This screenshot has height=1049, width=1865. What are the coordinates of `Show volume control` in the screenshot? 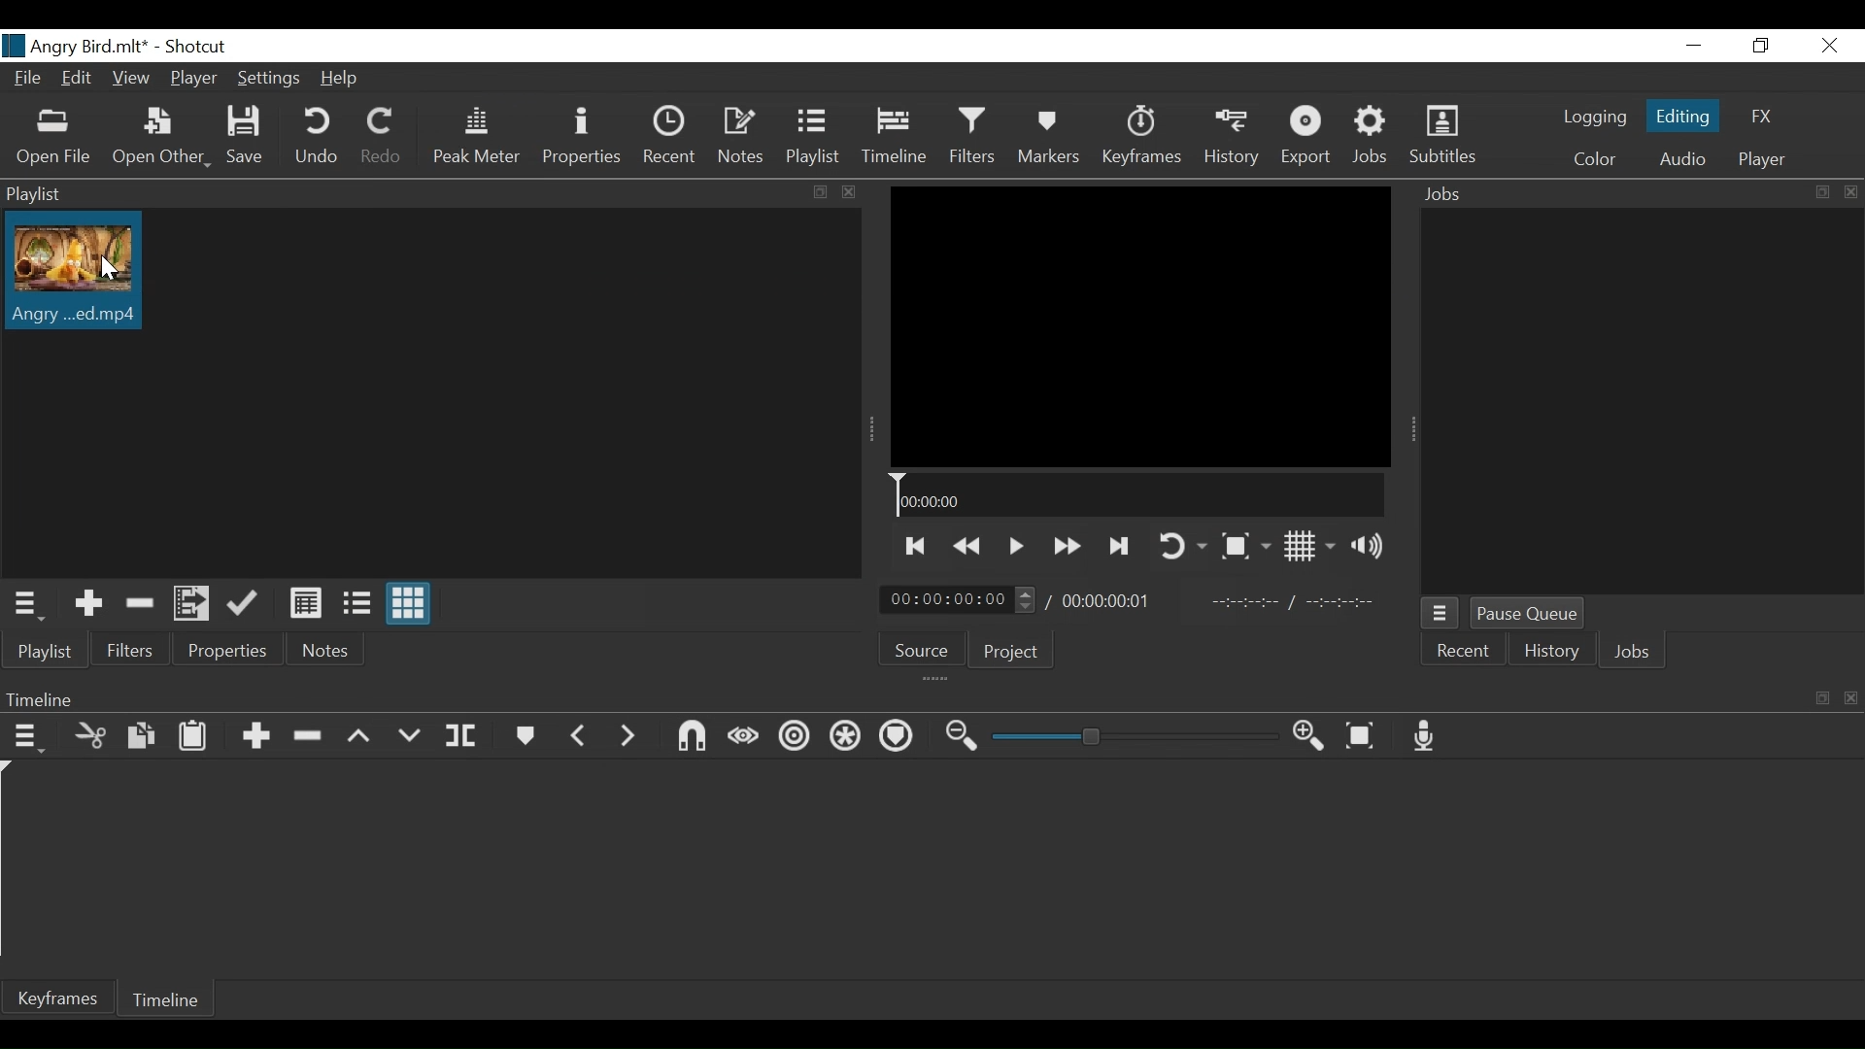 It's located at (1368, 544).